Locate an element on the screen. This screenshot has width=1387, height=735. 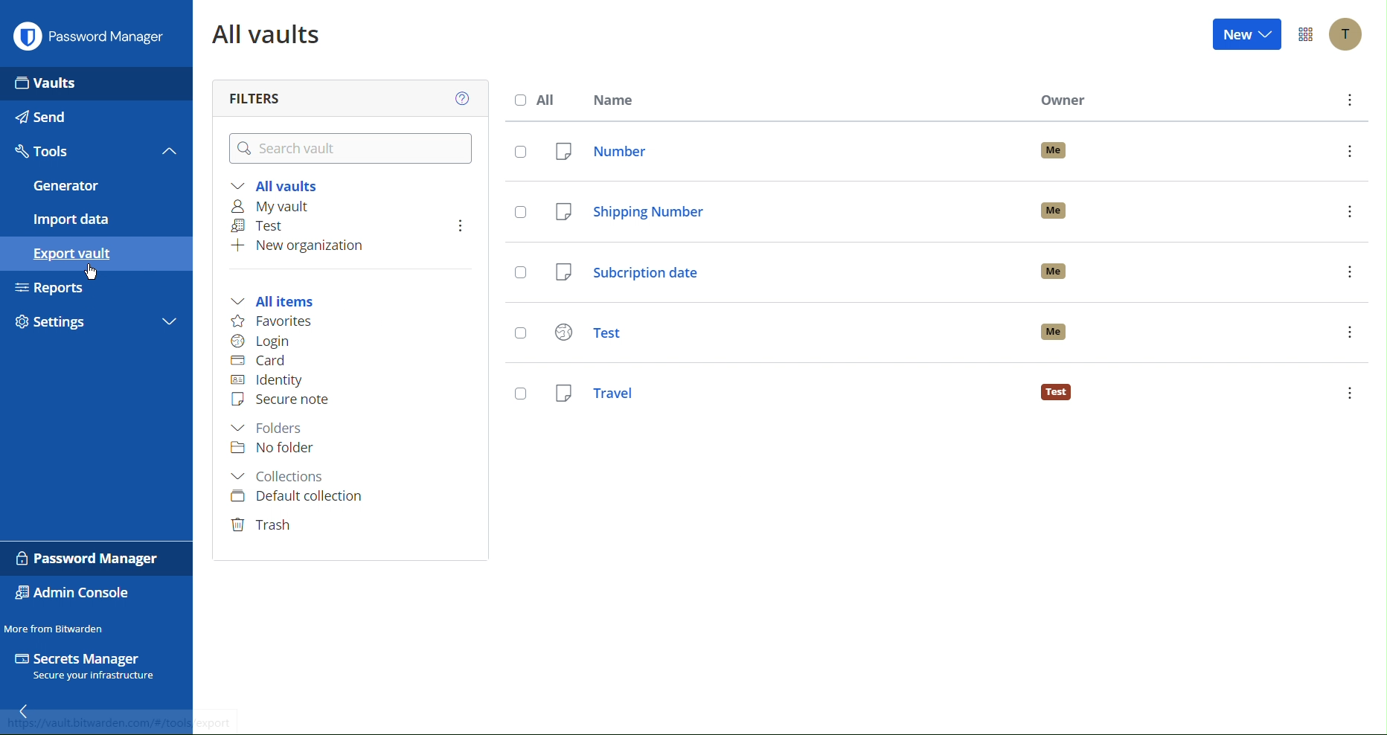
Import Data is located at coordinates (73, 220).